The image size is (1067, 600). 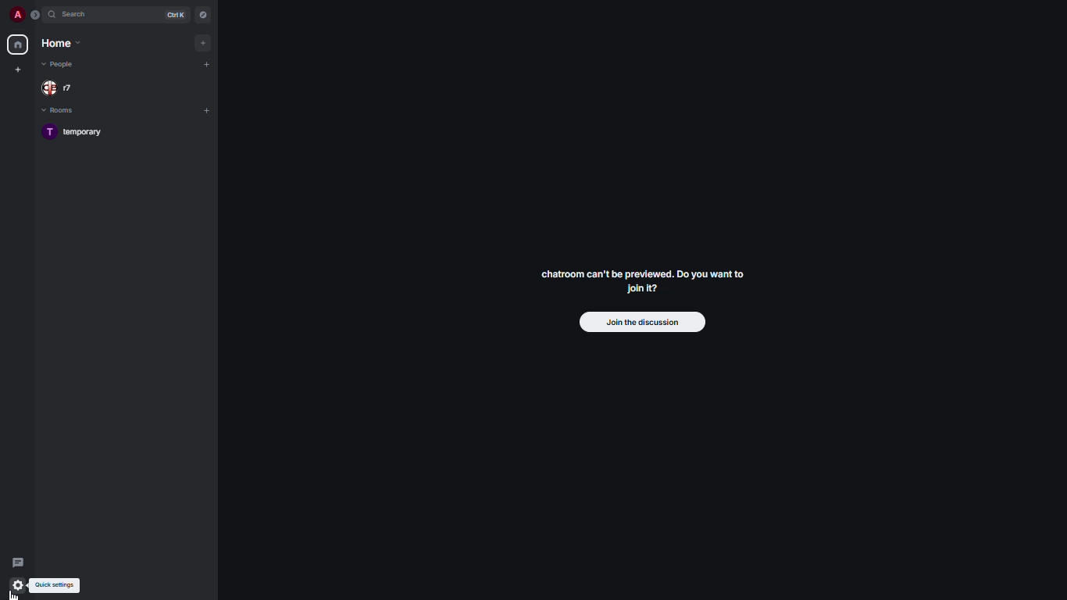 I want to click on people, so click(x=59, y=87).